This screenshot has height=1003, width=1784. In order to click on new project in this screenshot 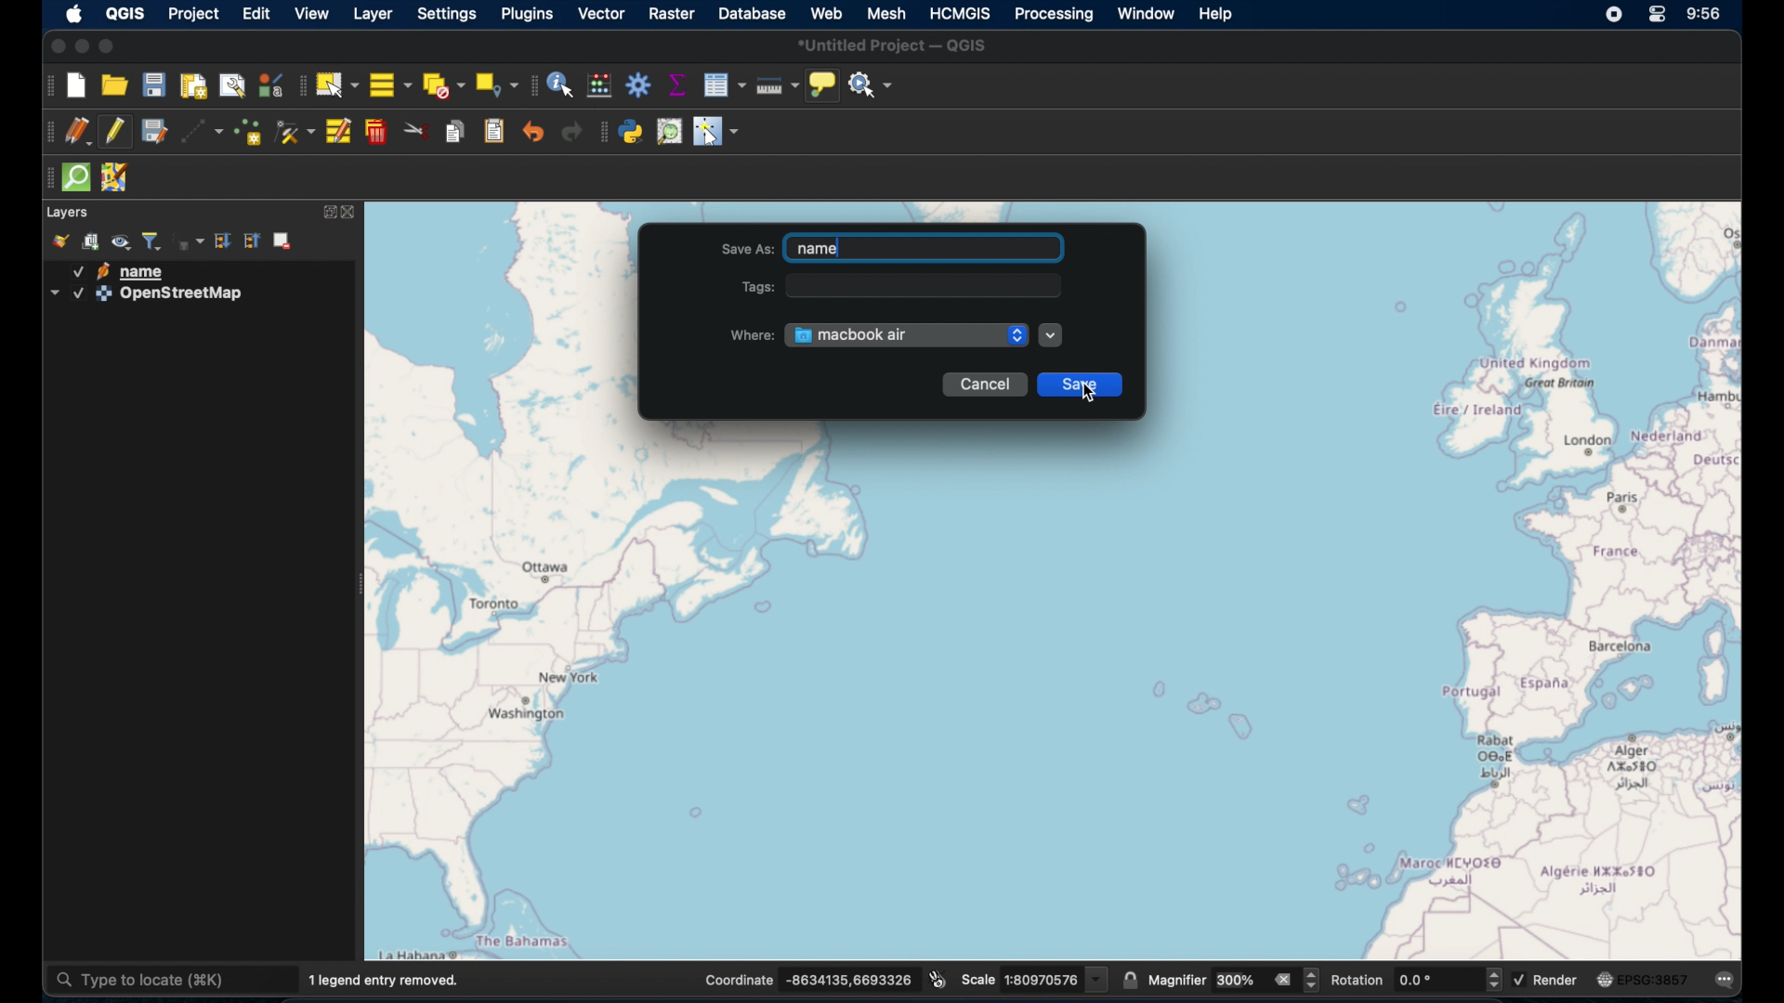, I will do `click(78, 87)`.